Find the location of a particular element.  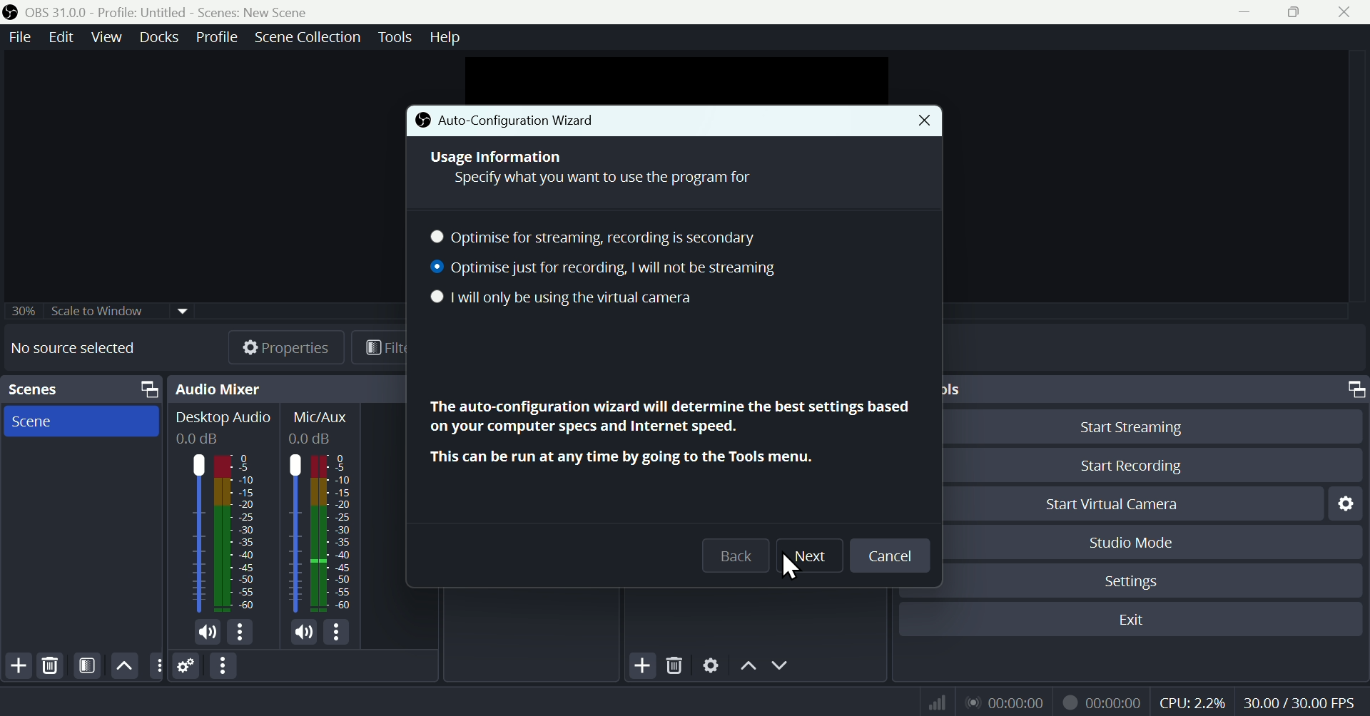

Filters is located at coordinates (380, 347).